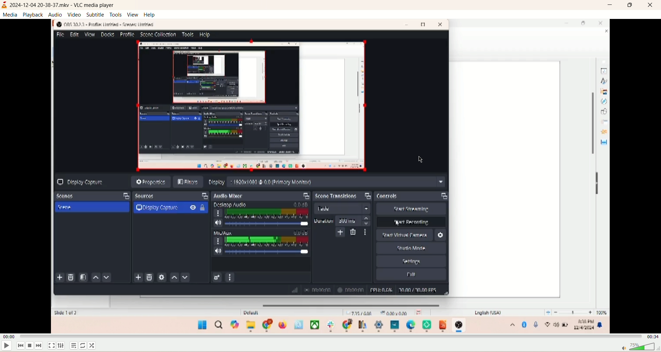  I want to click on loop, so click(83, 347).